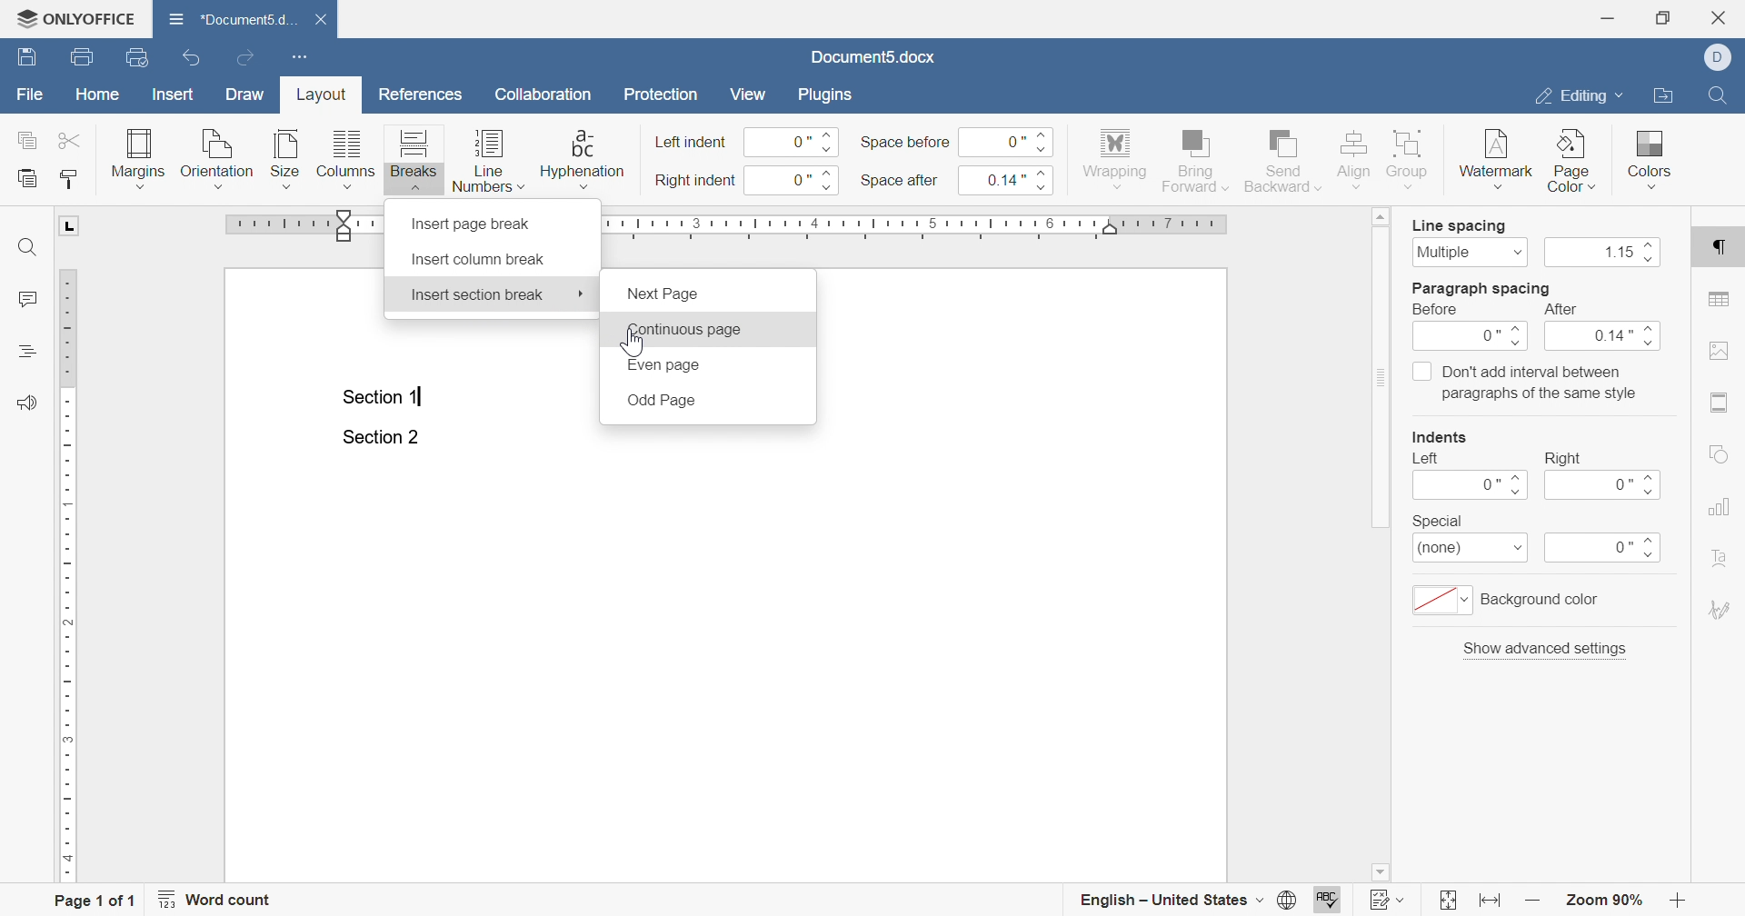 The image size is (1745, 916). Describe the element at coordinates (1720, 55) in the screenshot. I see `Dell` at that location.